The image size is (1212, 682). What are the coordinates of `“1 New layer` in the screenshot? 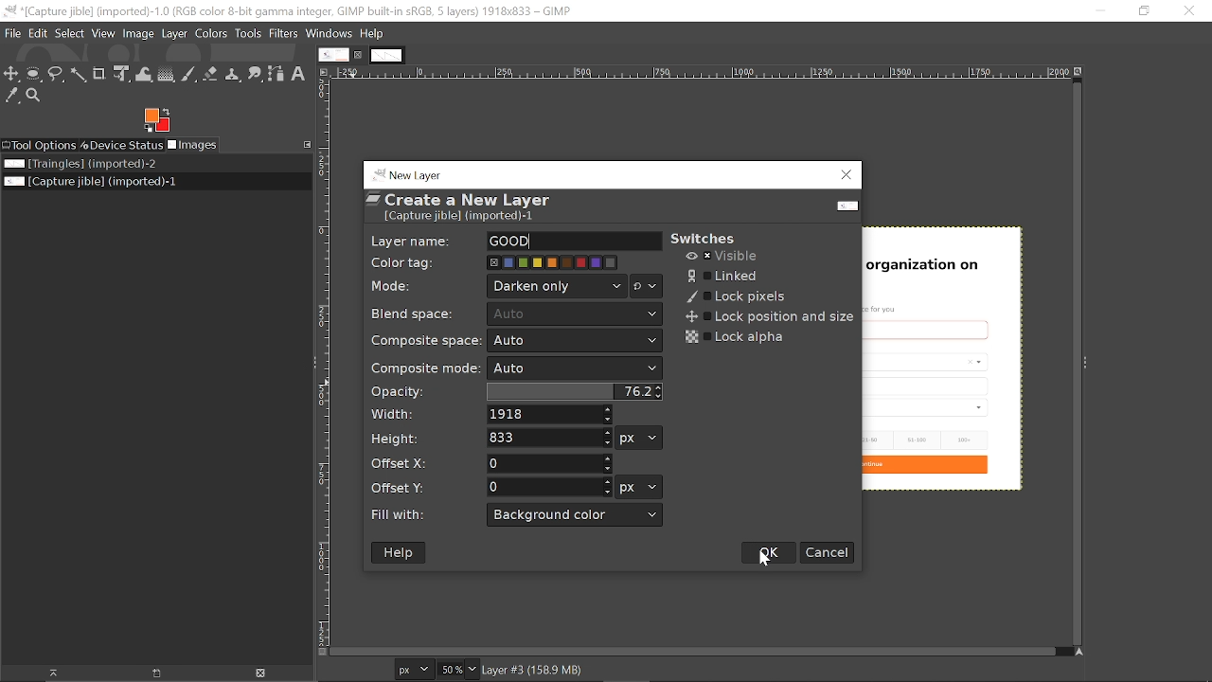 It's located at (419, 173).